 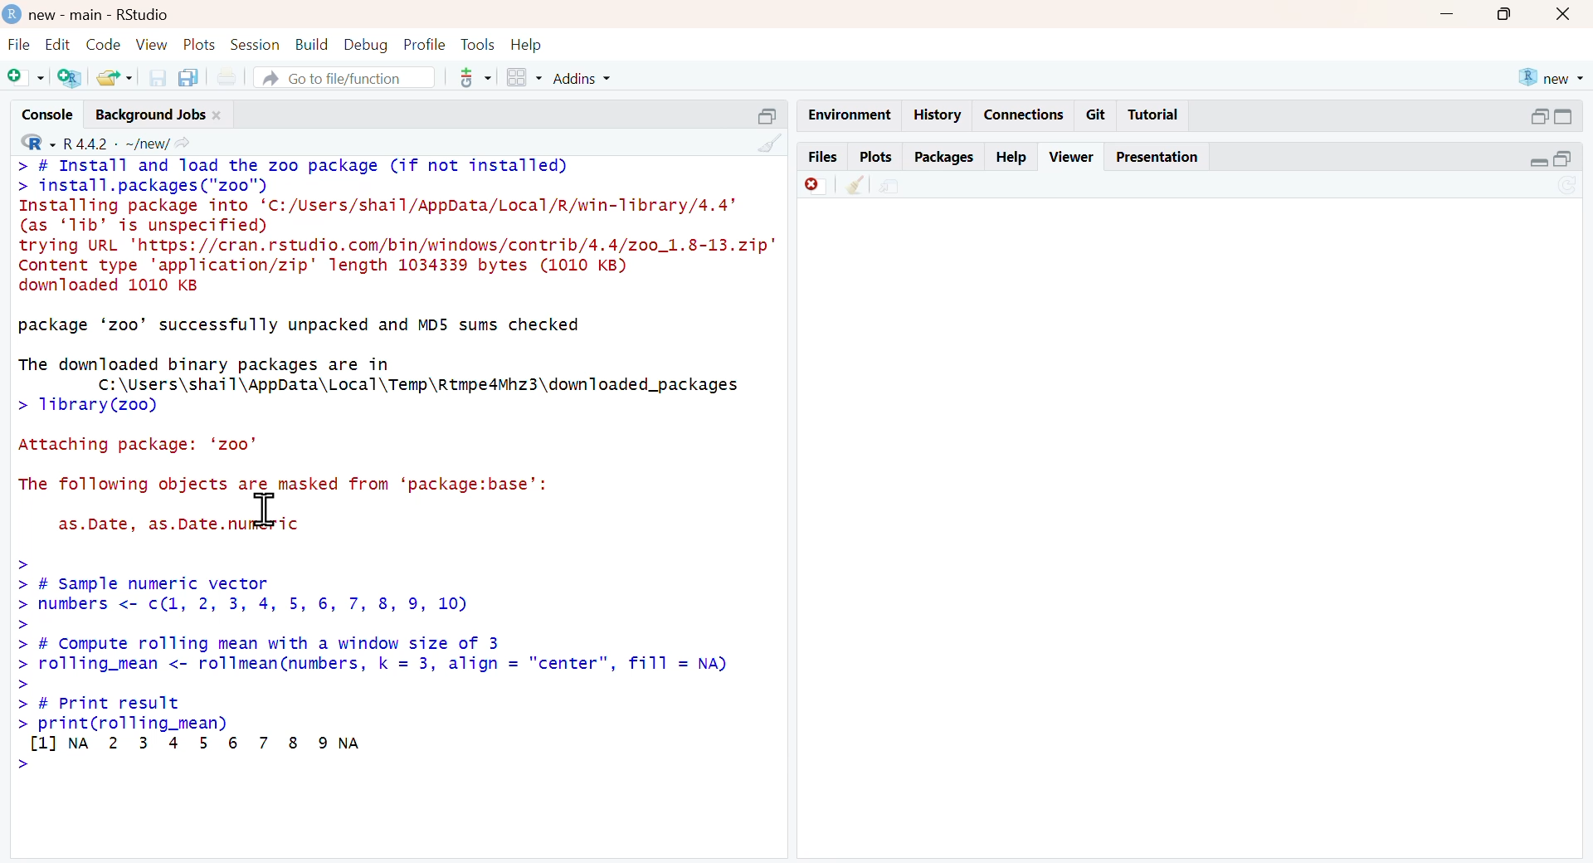 What do you see at coordinates (1540, 116) in the screenshot?
I see `open in separate window` at bounding box center [1540, 116].